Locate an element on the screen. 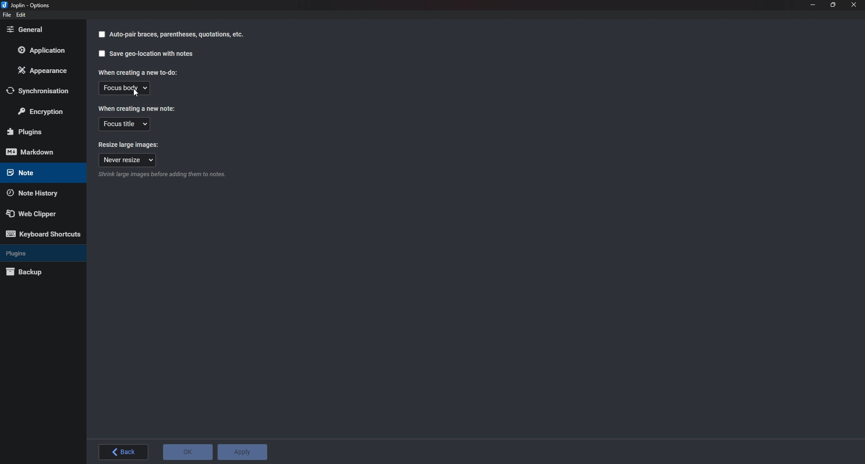 The height and width of the screenshot is (464, 865). Focus body is located at coordinates (125, 88).